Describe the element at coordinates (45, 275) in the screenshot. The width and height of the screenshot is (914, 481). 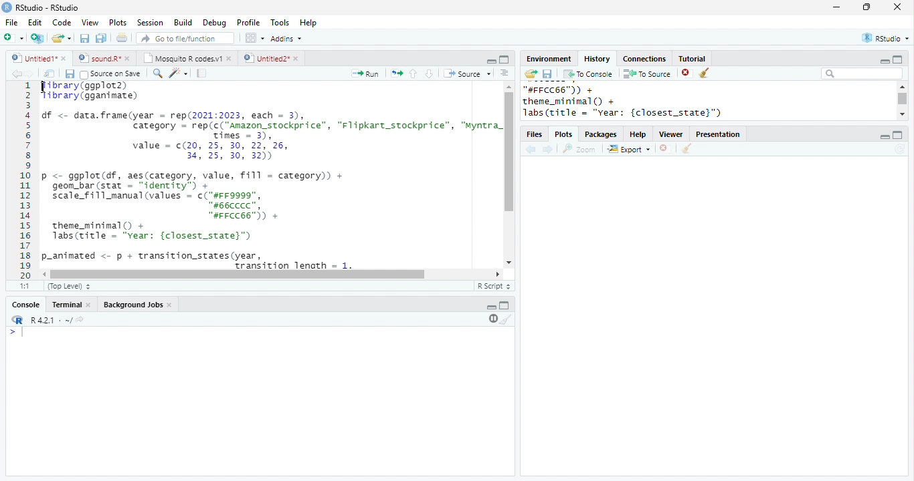
I see `scroll right` at that location.